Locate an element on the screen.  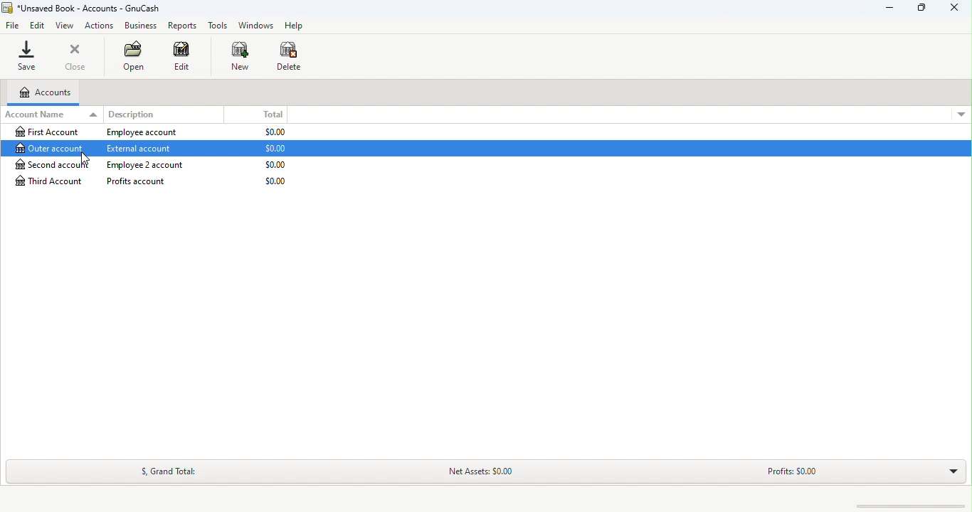
Delete is located at coordinates (295, 60).